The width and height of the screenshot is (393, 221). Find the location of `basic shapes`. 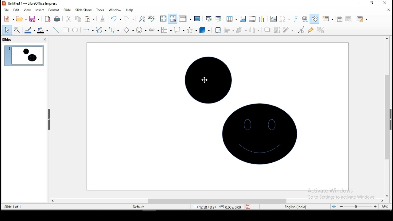

basic shapes is located at coordinates (128, 30).